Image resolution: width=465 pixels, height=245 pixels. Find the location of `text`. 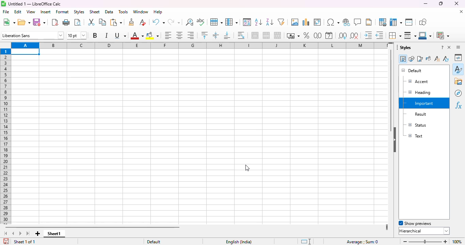

text is located at coordinates (416, 136).